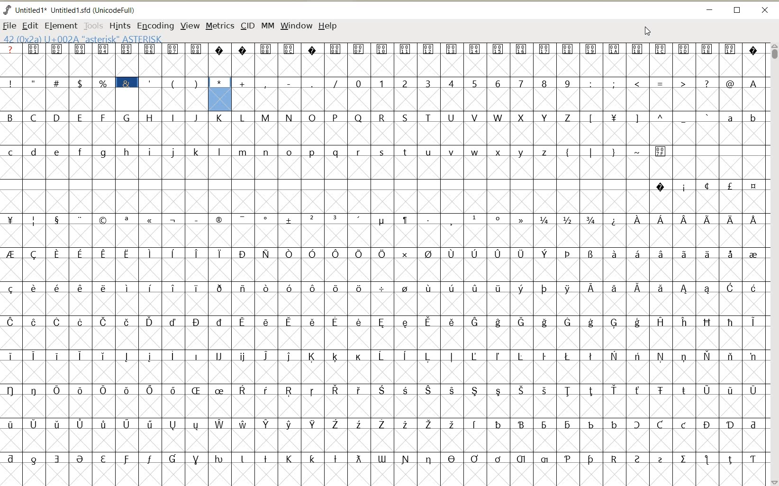 The height and width of the screenshot is (486, 779). I want to click on WINDOW, so click(296, 26).